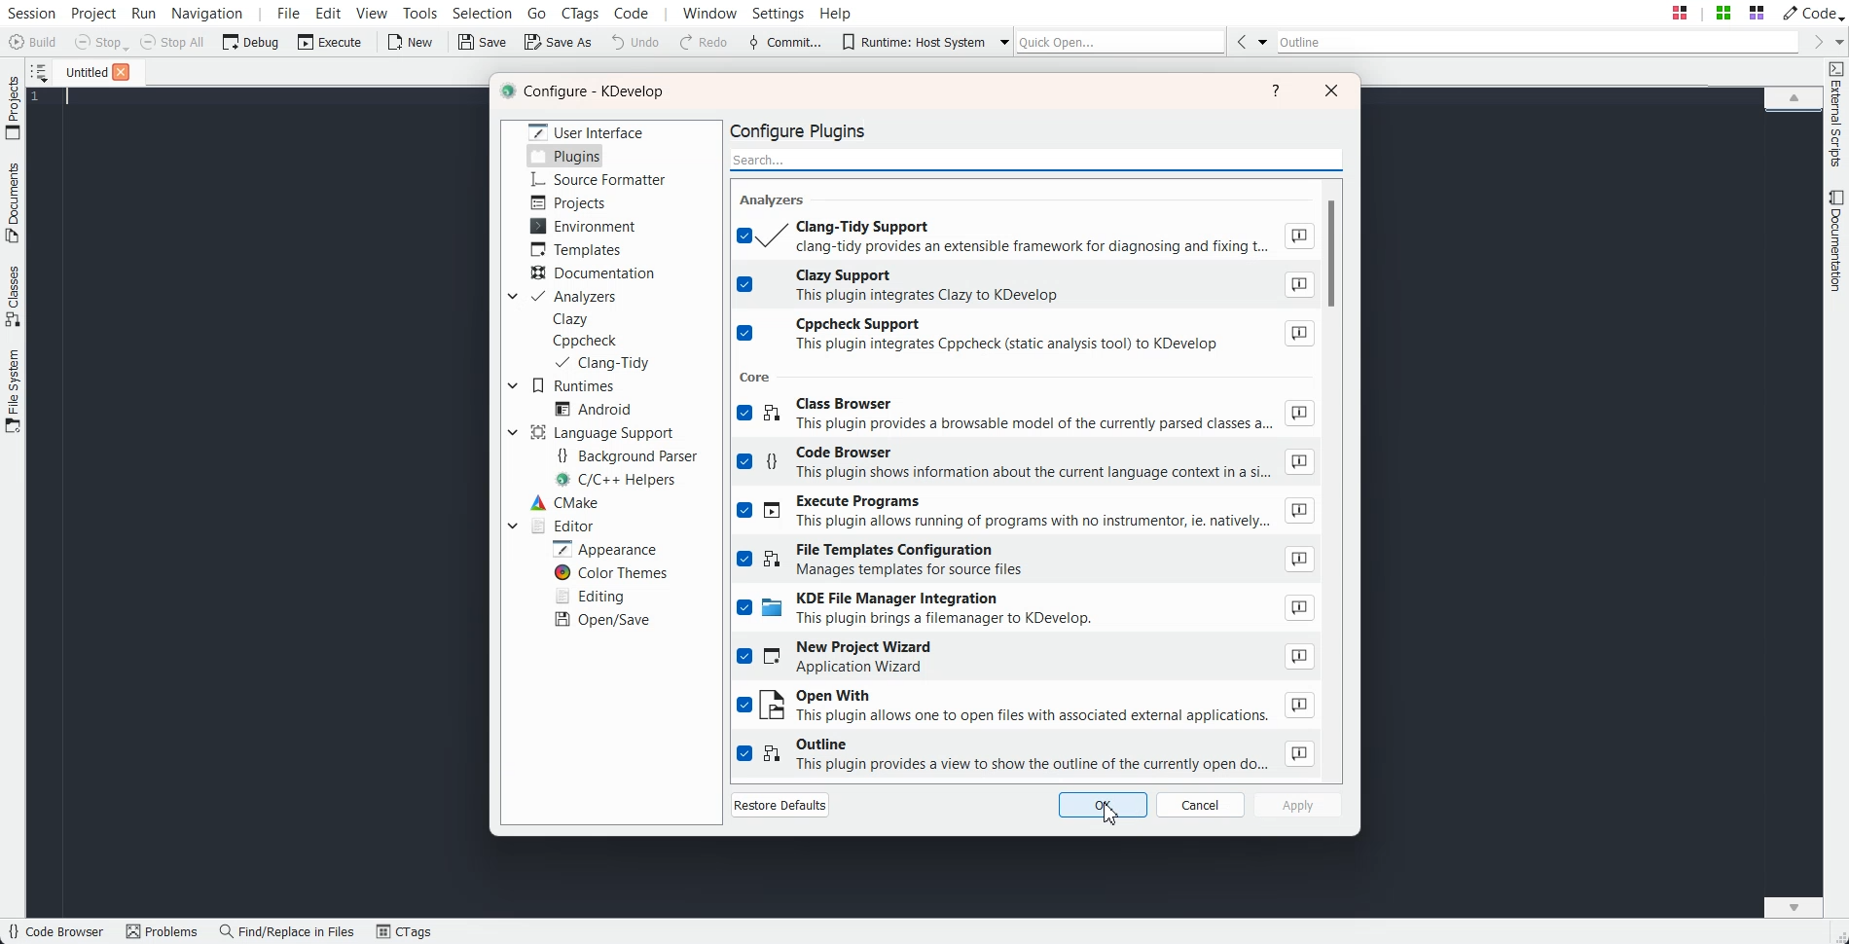  I want to click on Text, so click(757, 376).